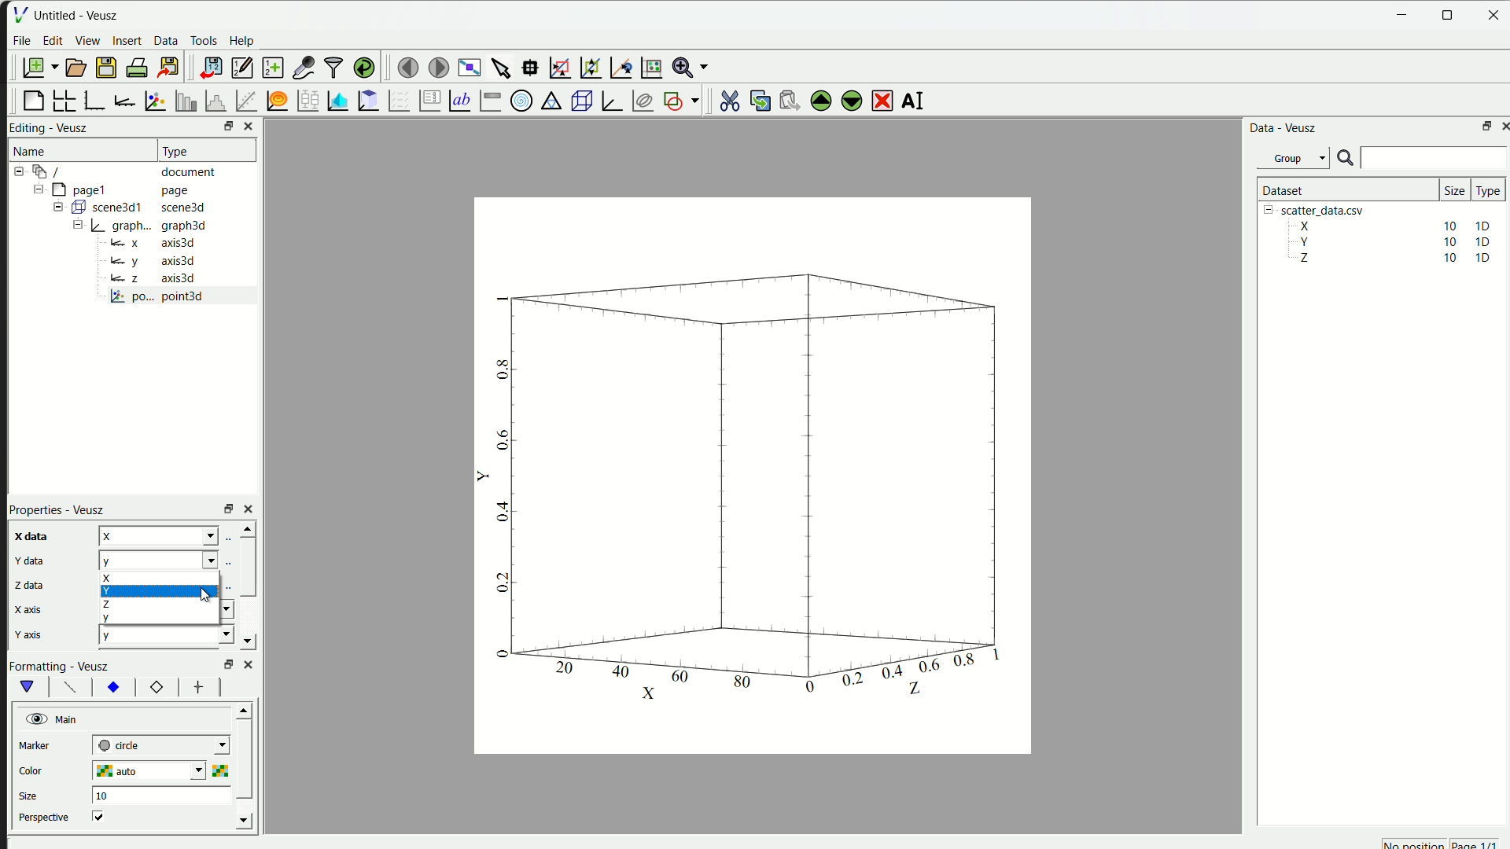 The width and height of the screenshot is (1510, 849). What do you see at coordinates (48, 770) in the screenshot?
I see `color` at bounding box center [48, 770].